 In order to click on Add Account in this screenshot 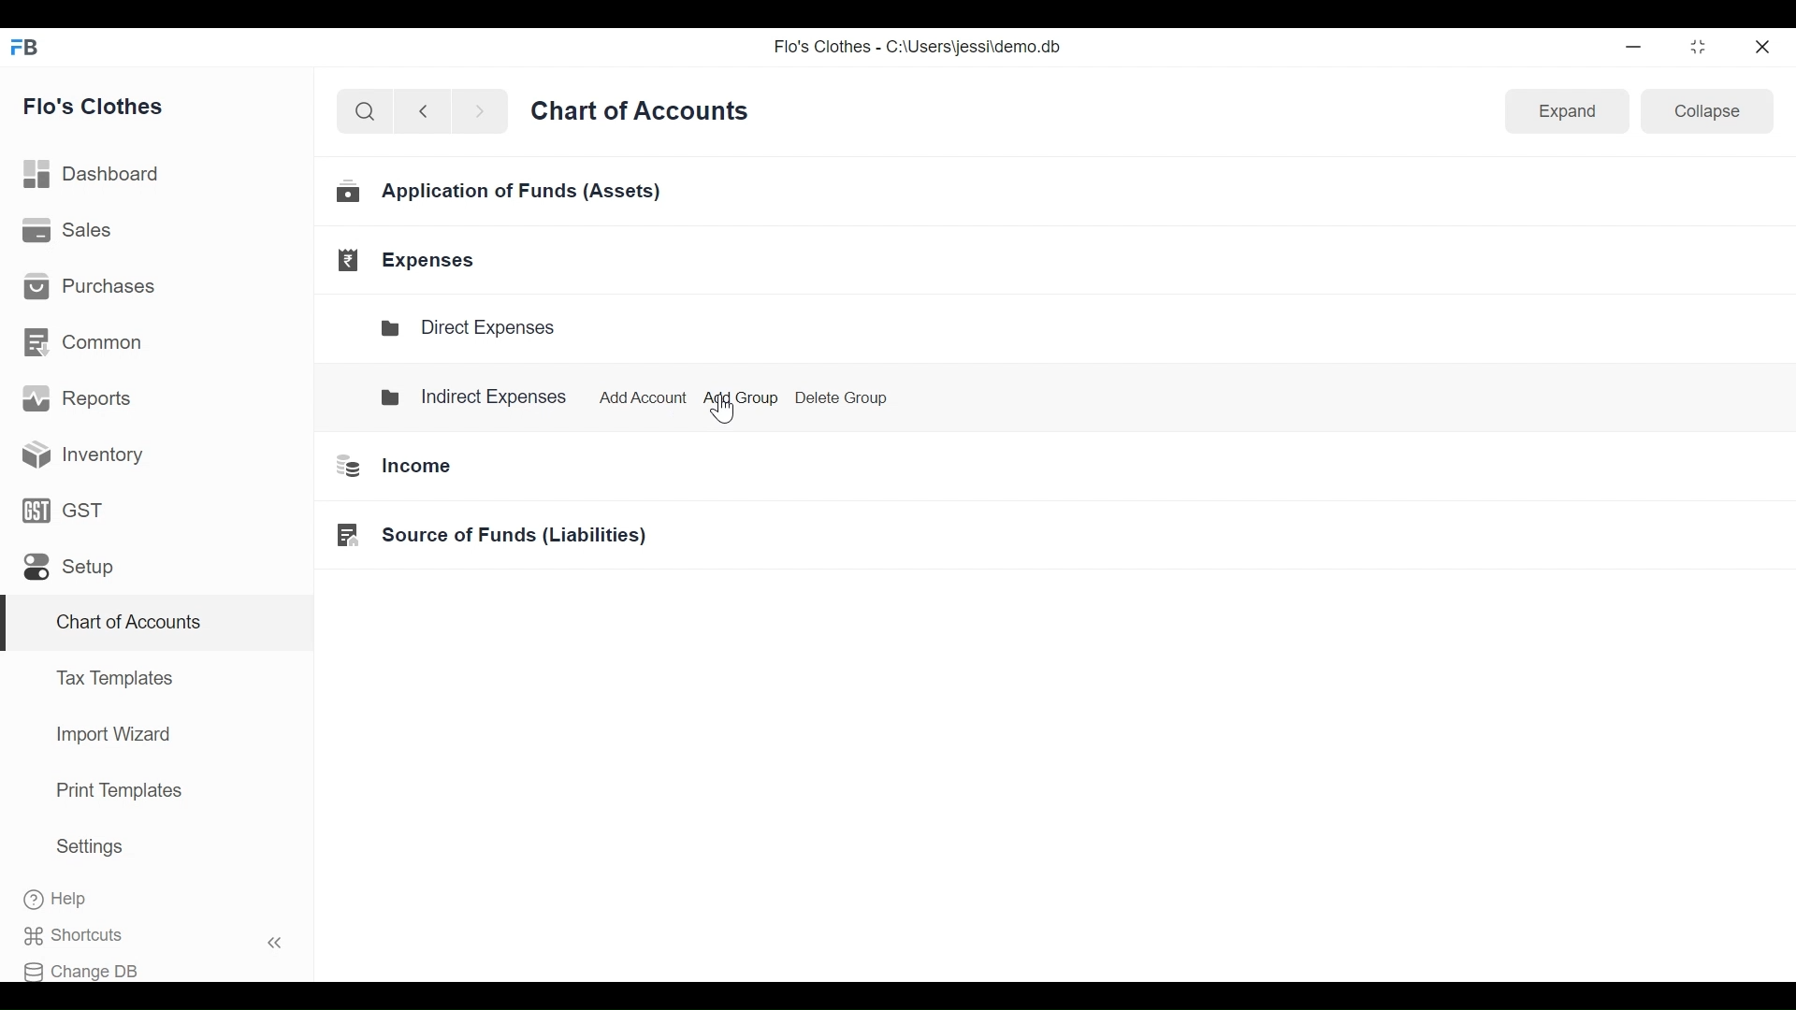, I will do `click(638, 394)`.